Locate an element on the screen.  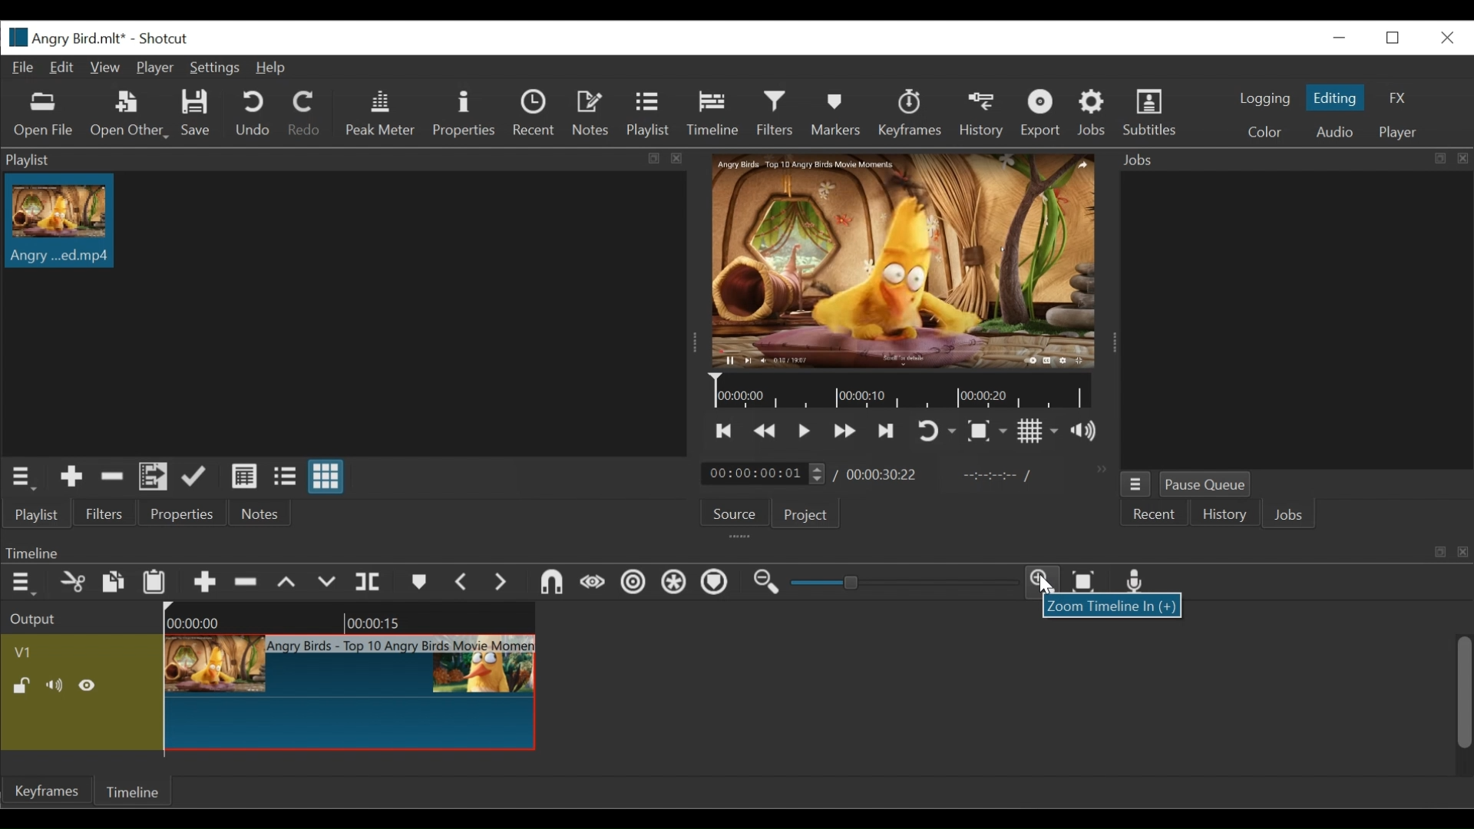
Export is located at coordinates (1042, 115).